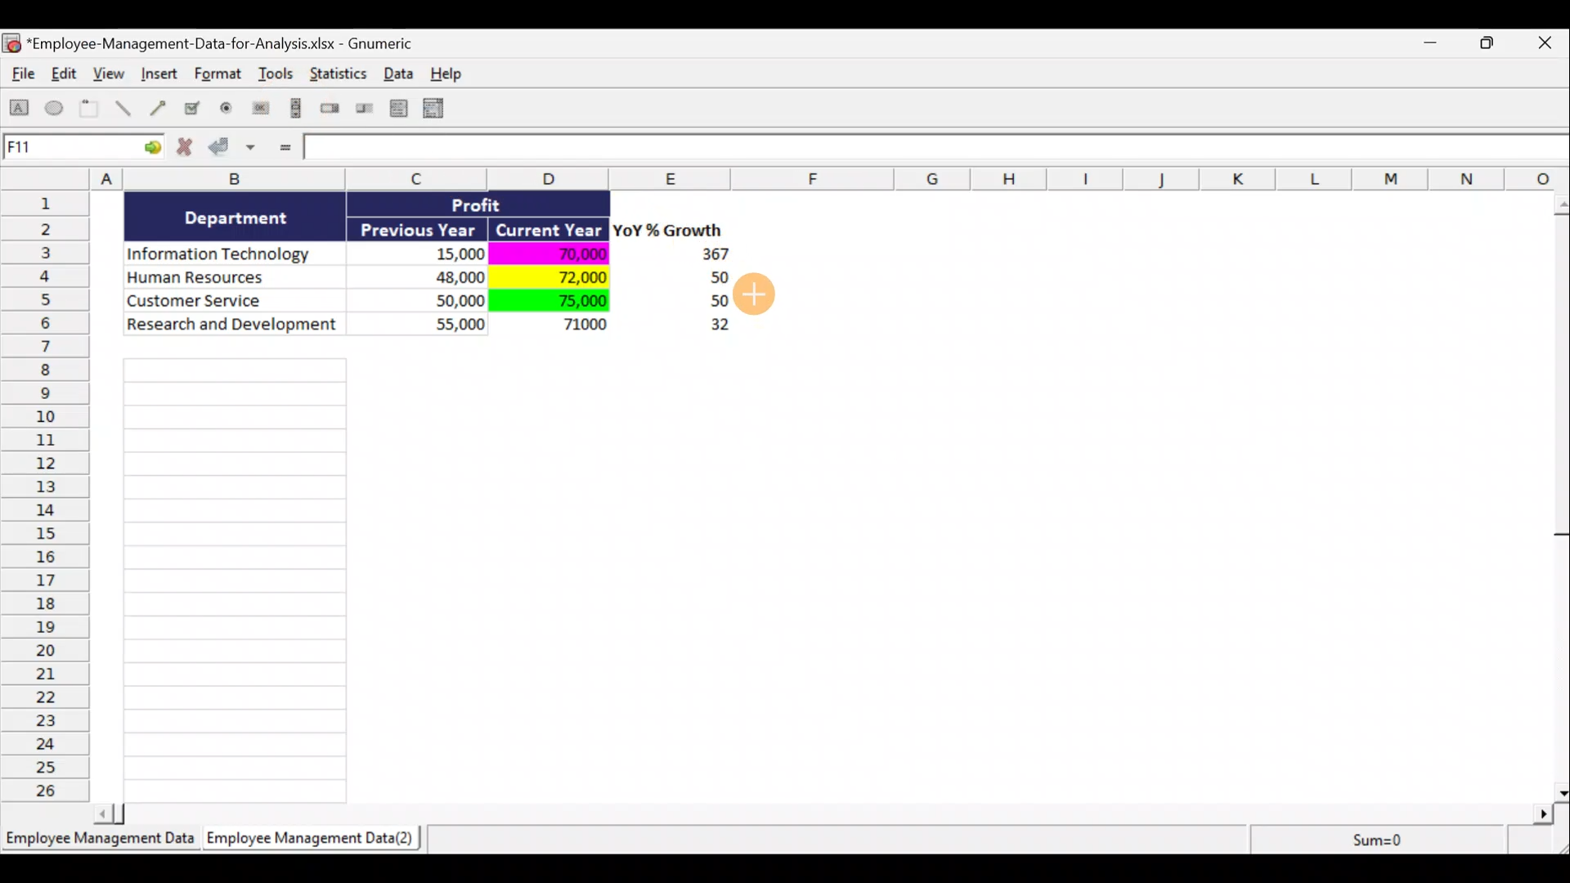 This screenshot has height=883, width=1570. What do you see at coordinates (315, 842) in the screenshot?
I see `Sheet 2` at bounding box center [315, 842].